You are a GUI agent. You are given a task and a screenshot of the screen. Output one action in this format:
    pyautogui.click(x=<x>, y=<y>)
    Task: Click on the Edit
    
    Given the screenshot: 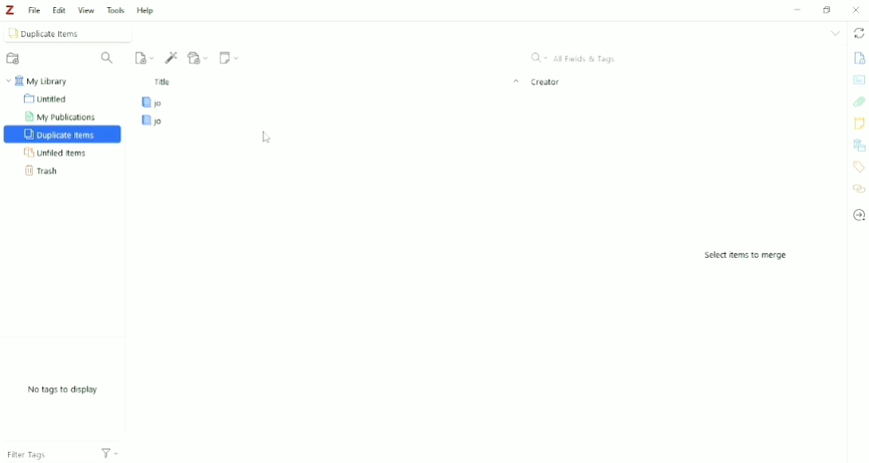 What is the action you would take?
    pyautogui.click(x=59, y=10)
    